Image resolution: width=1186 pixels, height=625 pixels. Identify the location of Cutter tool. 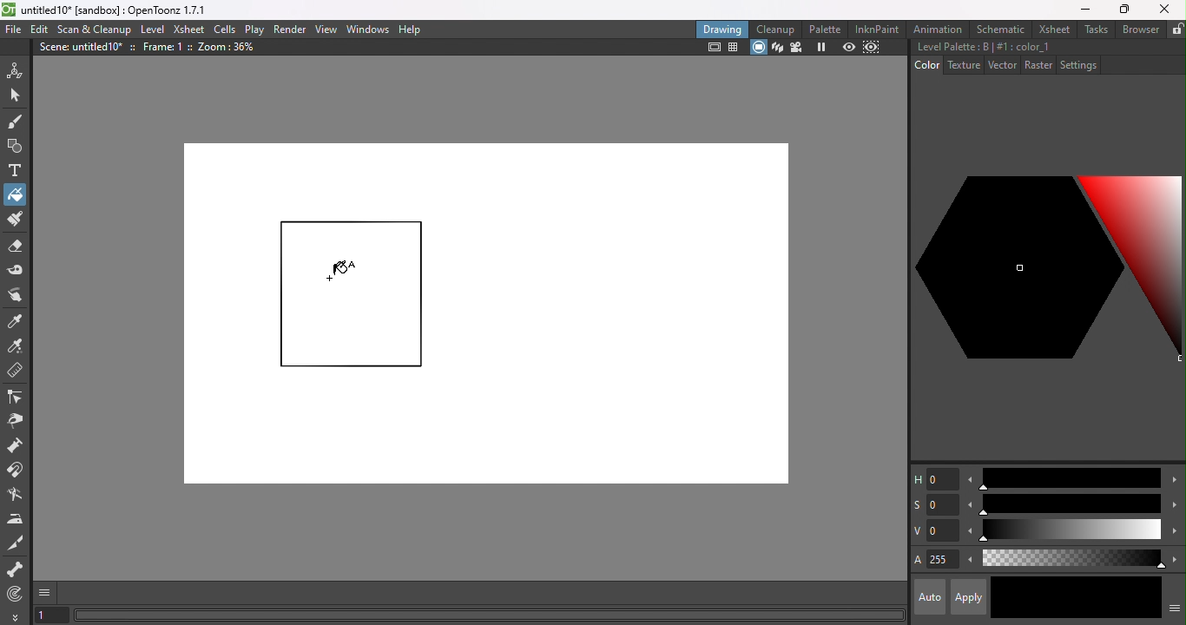
(15, 496).